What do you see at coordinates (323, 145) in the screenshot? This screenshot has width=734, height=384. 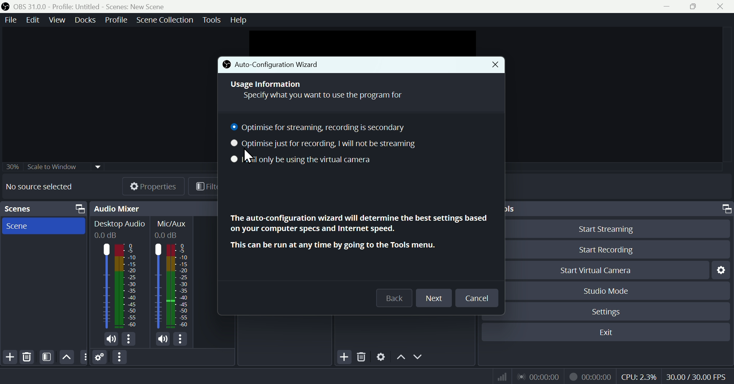 I see `@ Optimise just tor recoraing, | will not be streaming` at bounding box center [323, 145].